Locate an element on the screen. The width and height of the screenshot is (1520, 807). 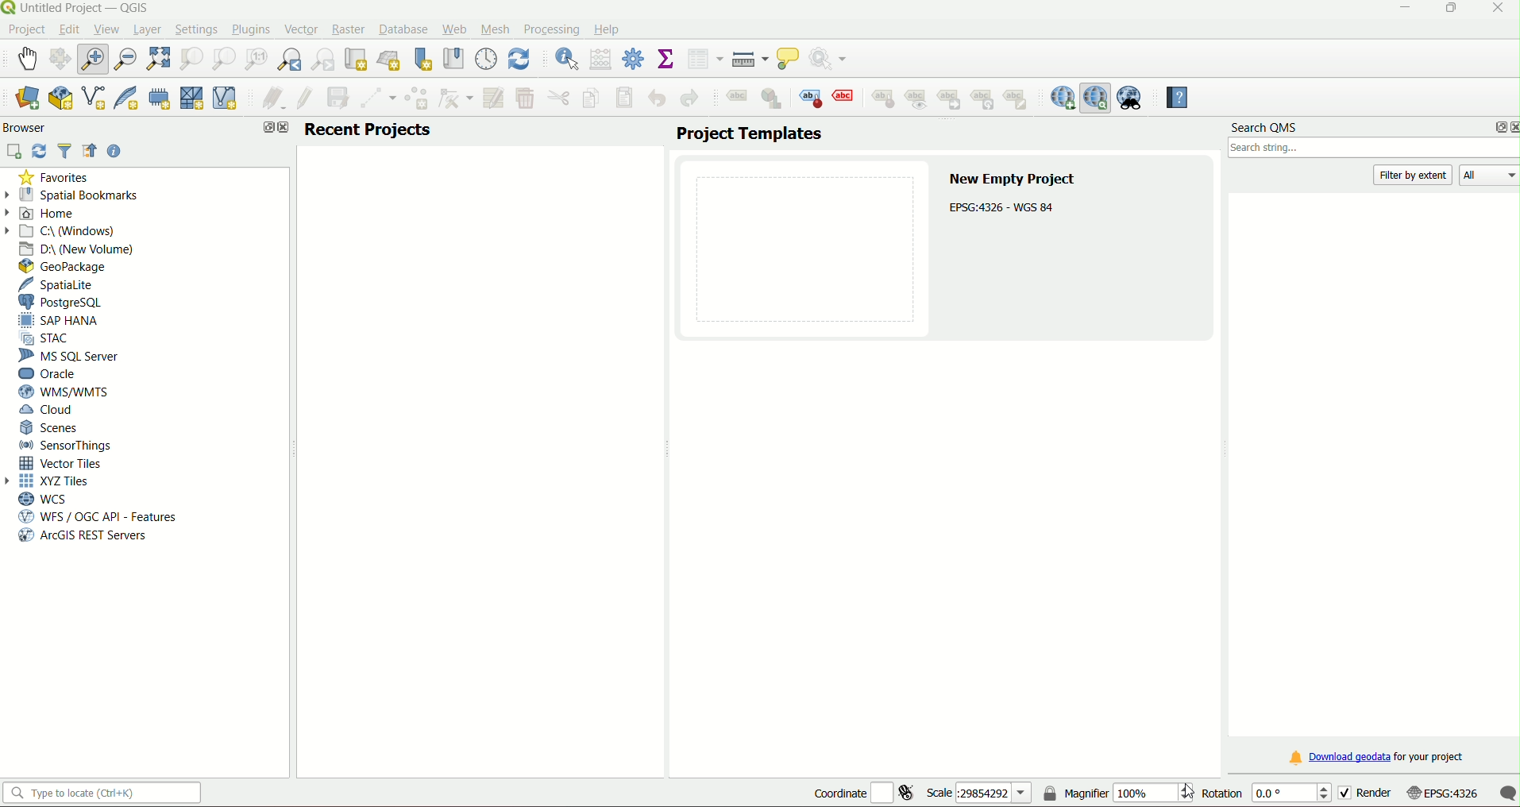
add selected layer is located at coordinates (15, 151).